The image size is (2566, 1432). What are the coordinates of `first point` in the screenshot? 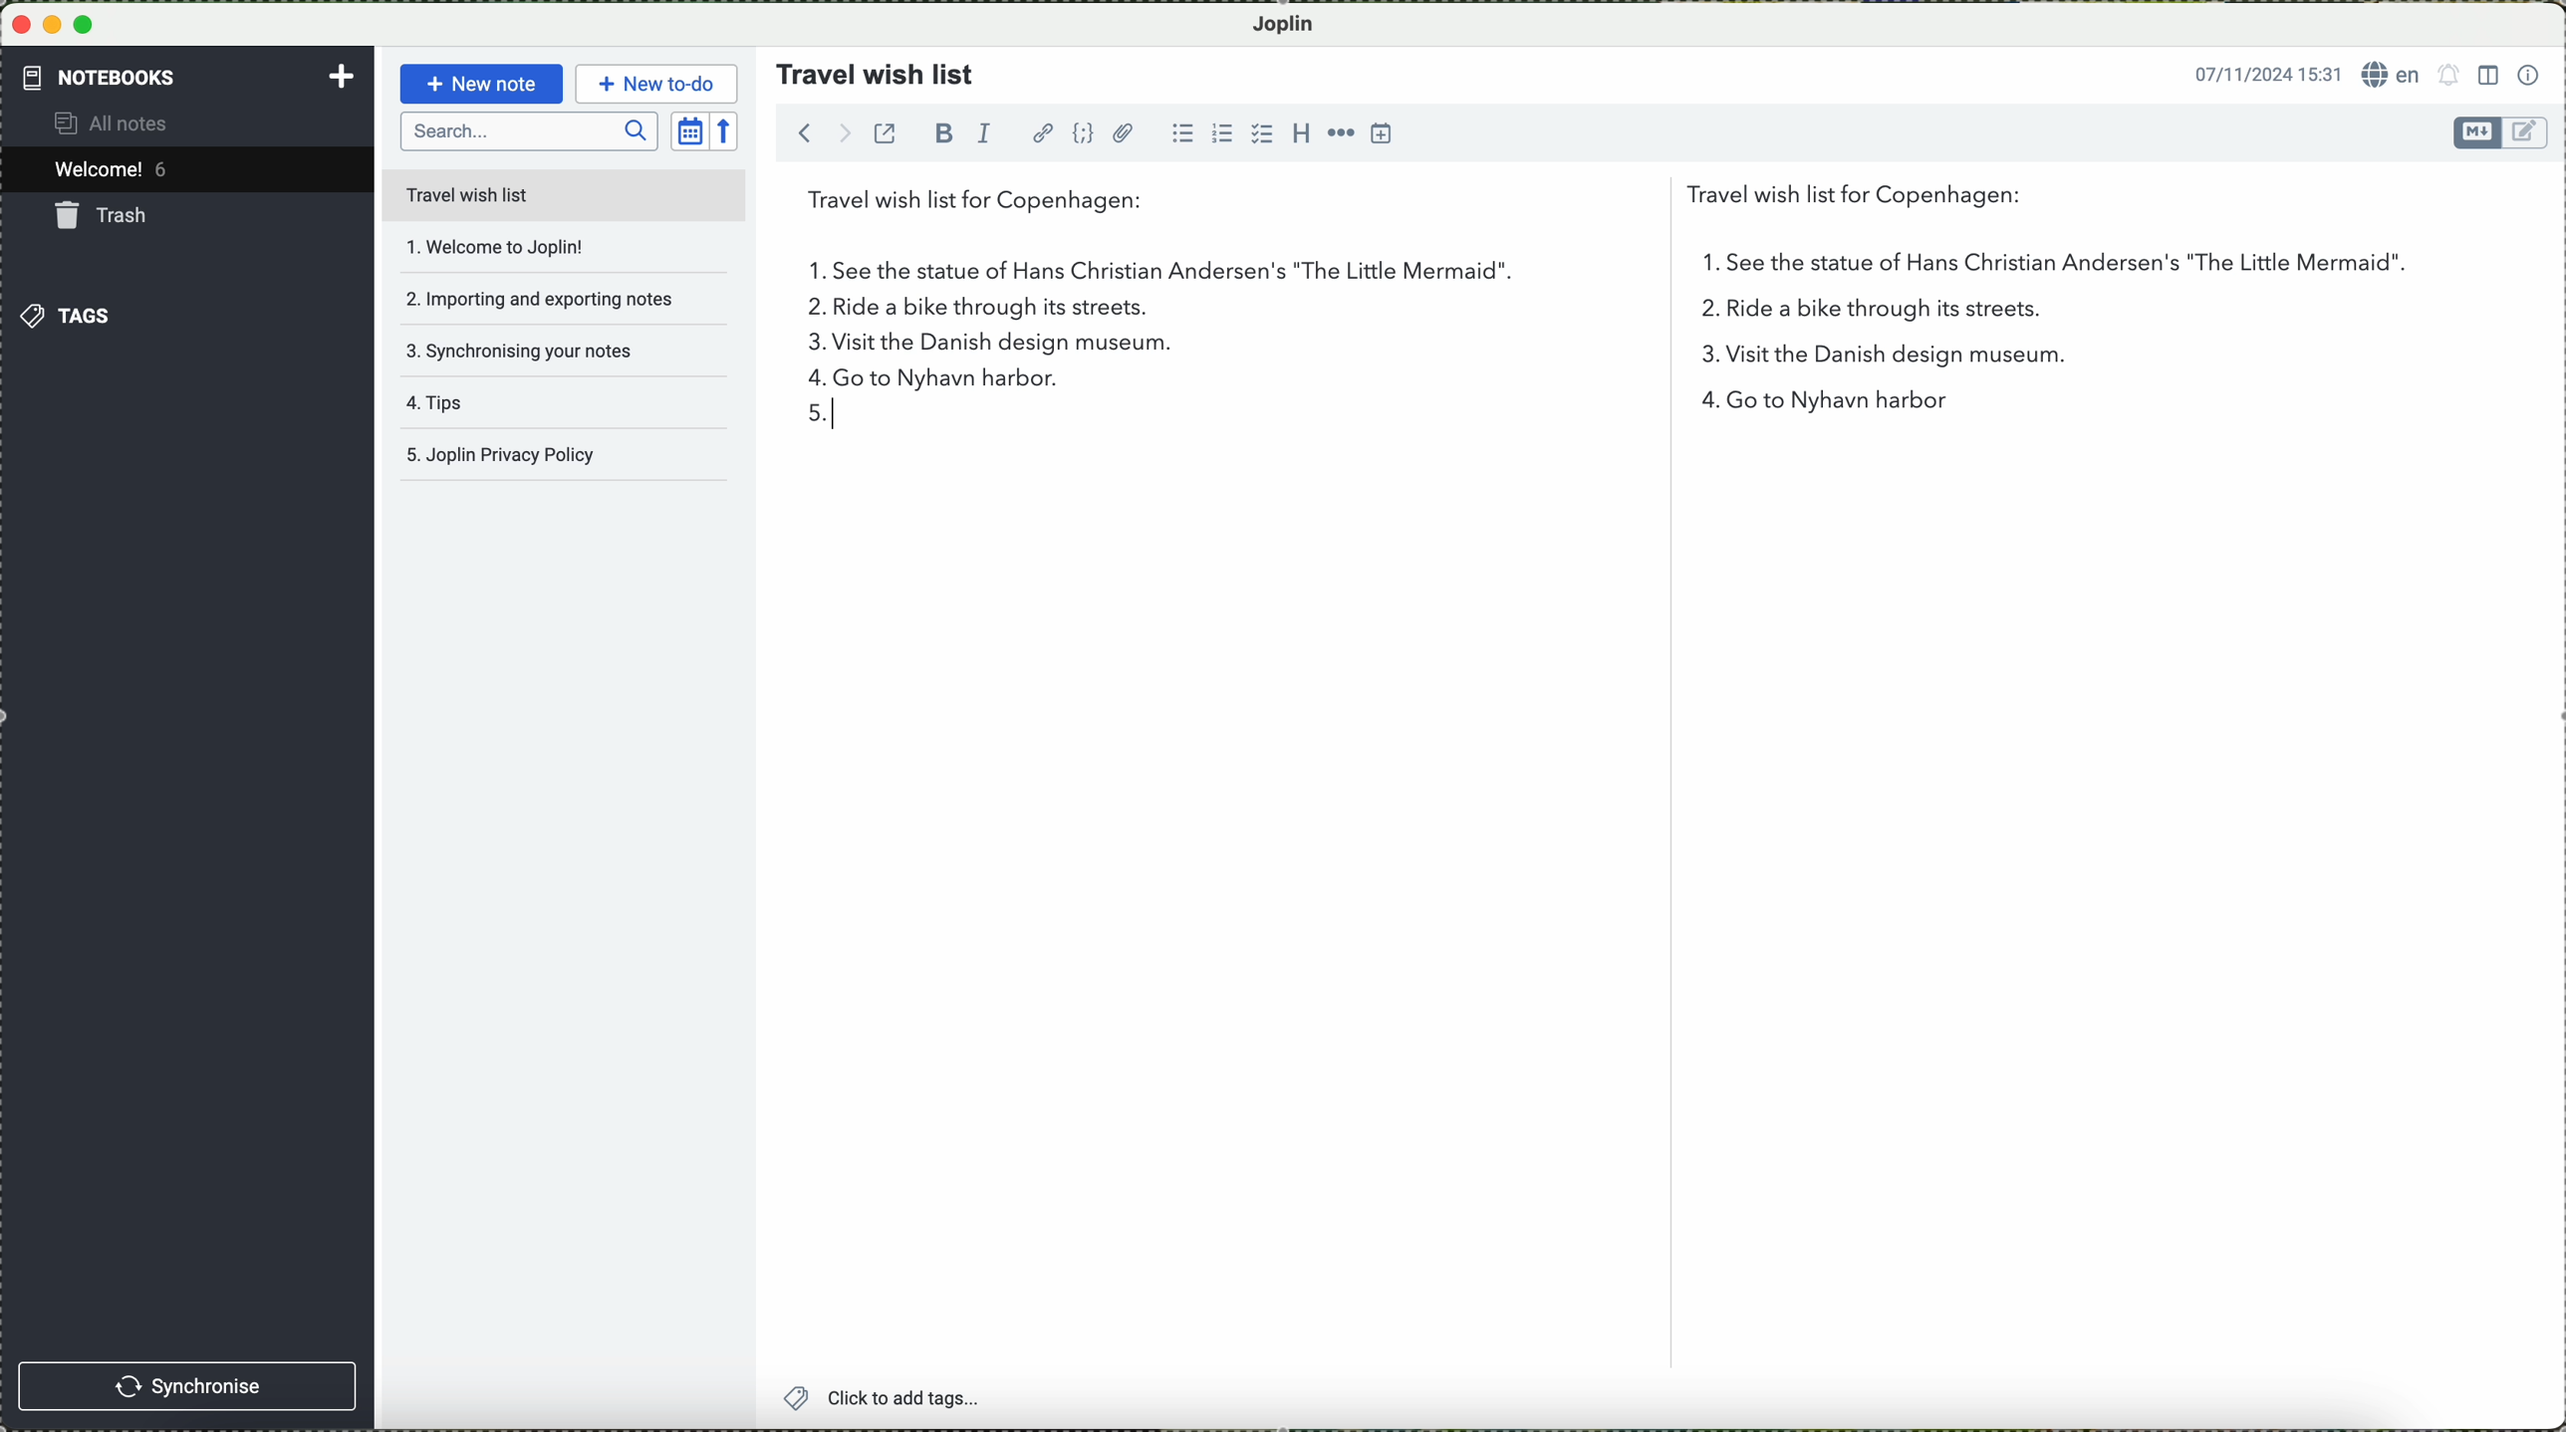 It's located at (1585, 270).